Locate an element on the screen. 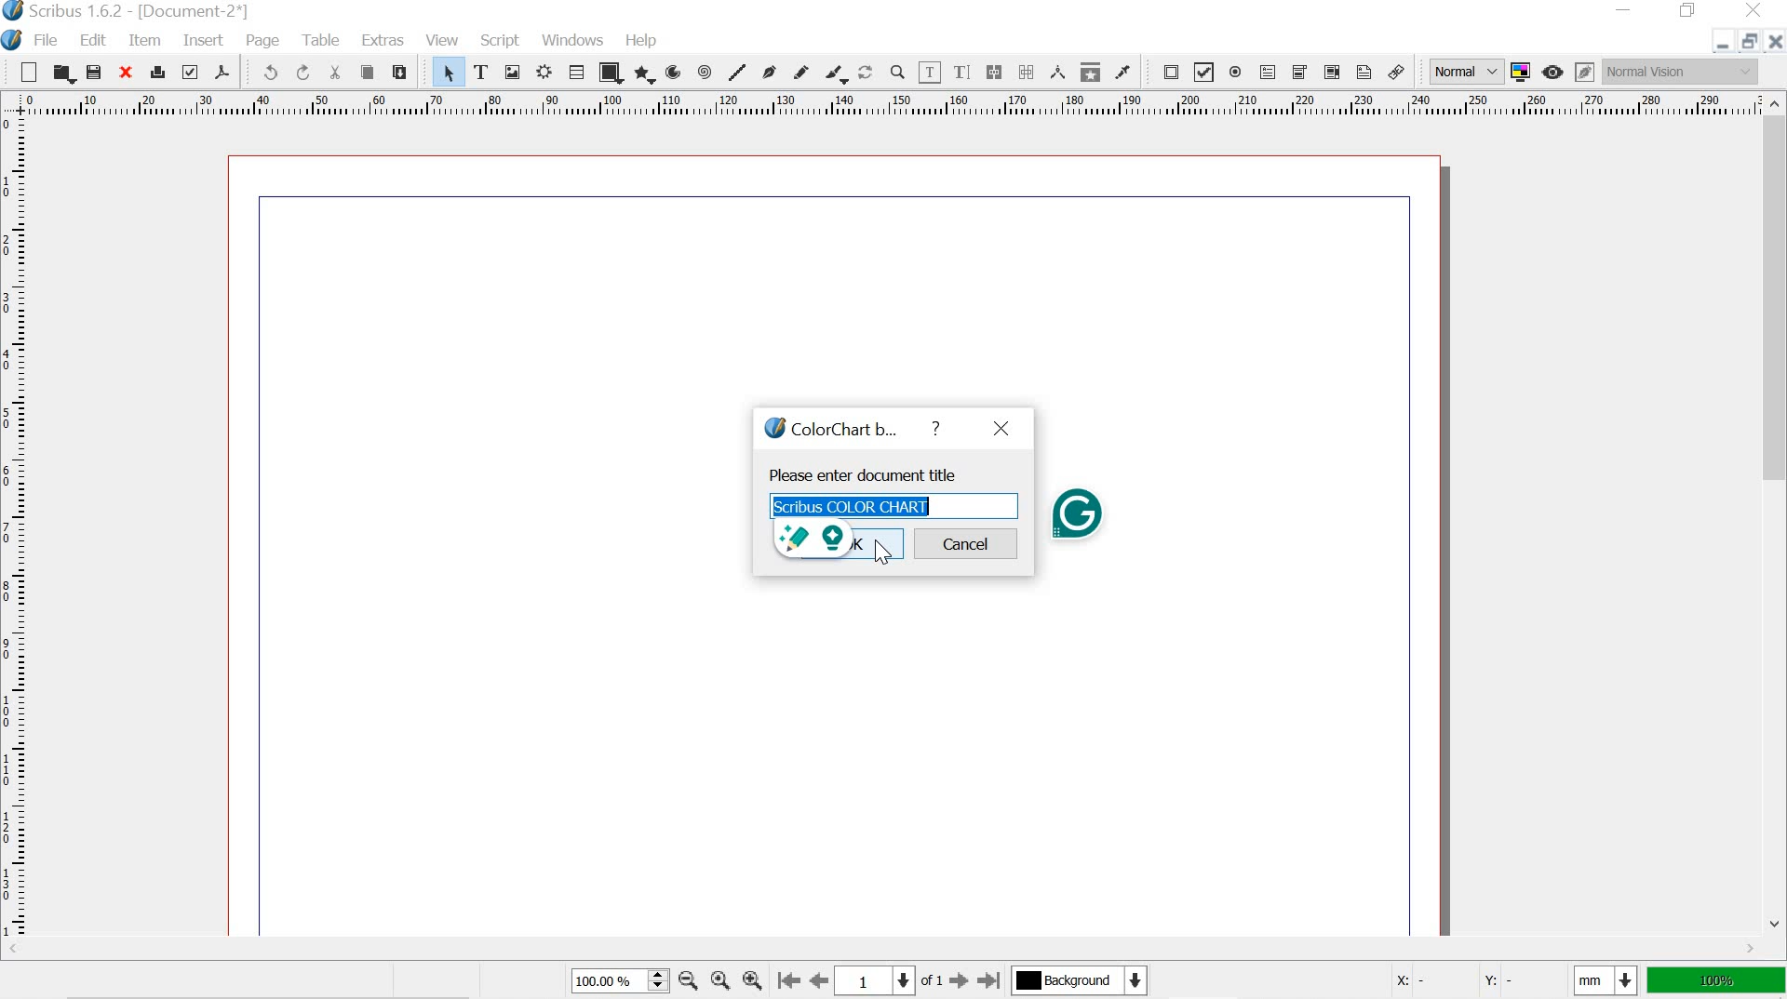 The height and width of the screenshot is (999, 1787). shape is located at coordinates (611, 73).